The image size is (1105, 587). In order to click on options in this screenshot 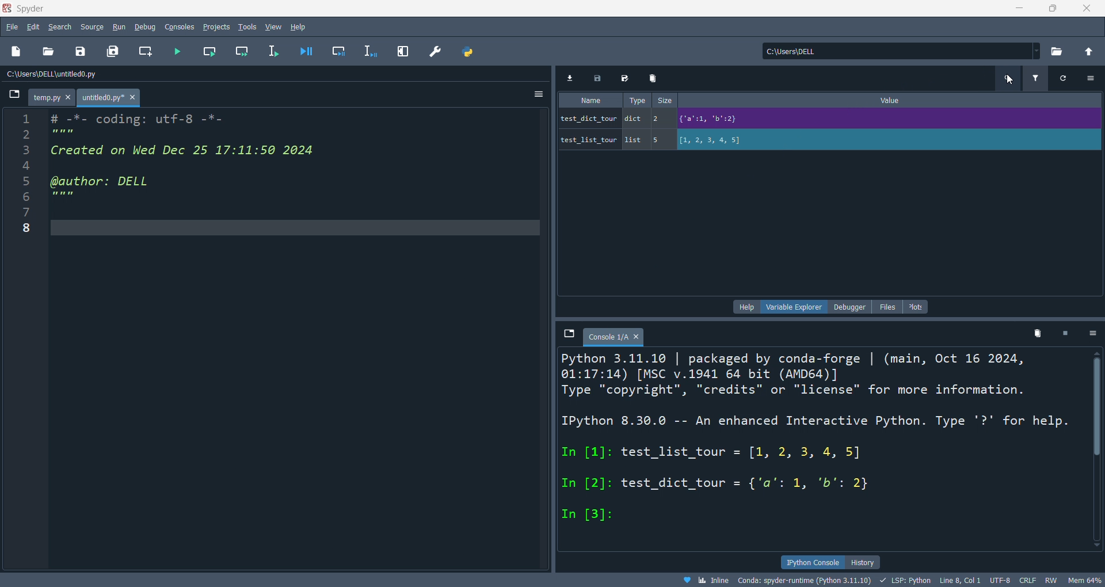, I will do `click(1095, 333)`.